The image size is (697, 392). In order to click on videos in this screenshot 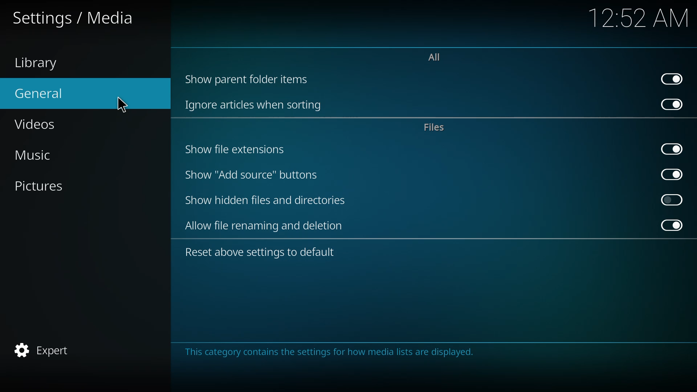, I will do `click(41, 124)`.